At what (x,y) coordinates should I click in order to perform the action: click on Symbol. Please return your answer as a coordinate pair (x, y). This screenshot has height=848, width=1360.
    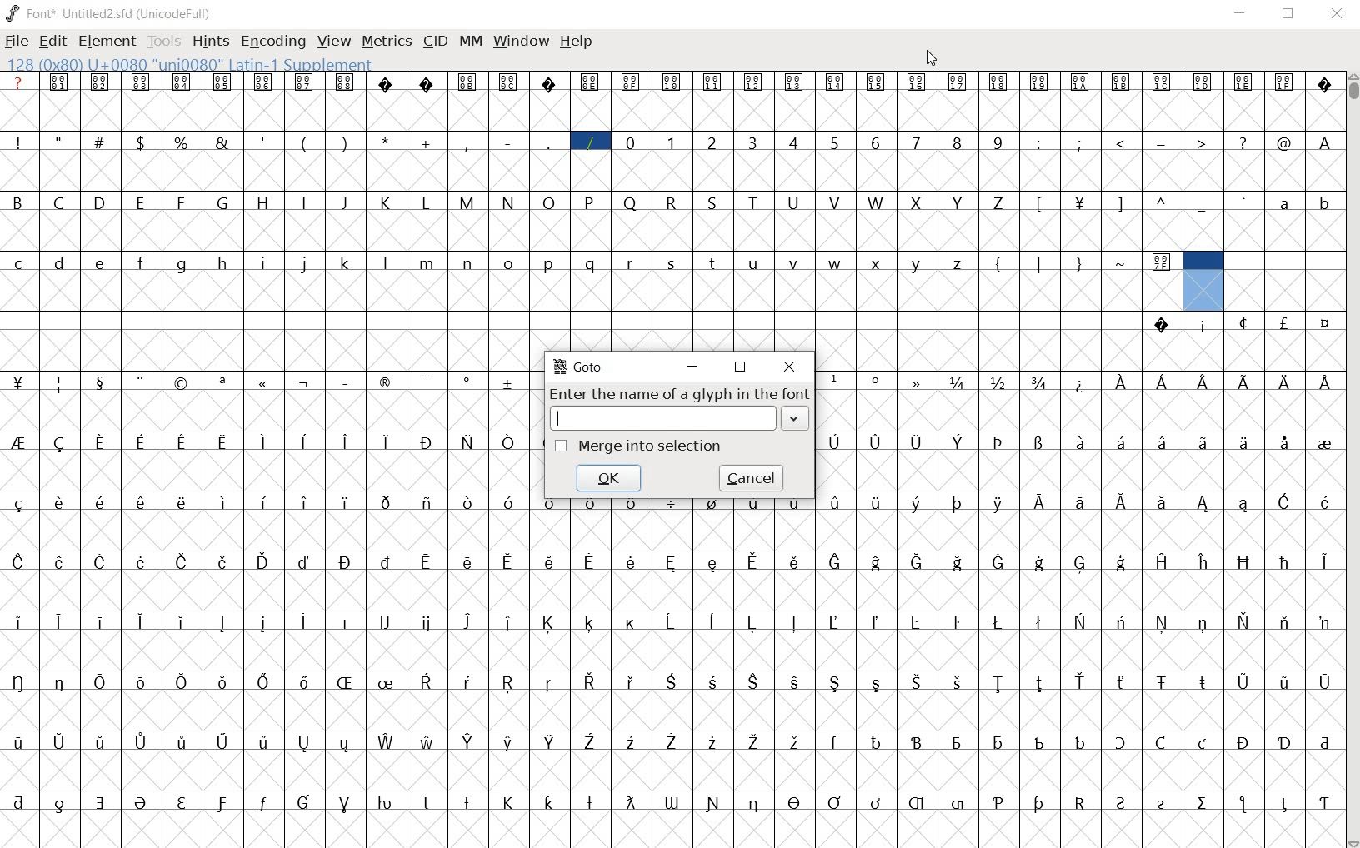
    Looking at the image, I should click on (1163, 83).